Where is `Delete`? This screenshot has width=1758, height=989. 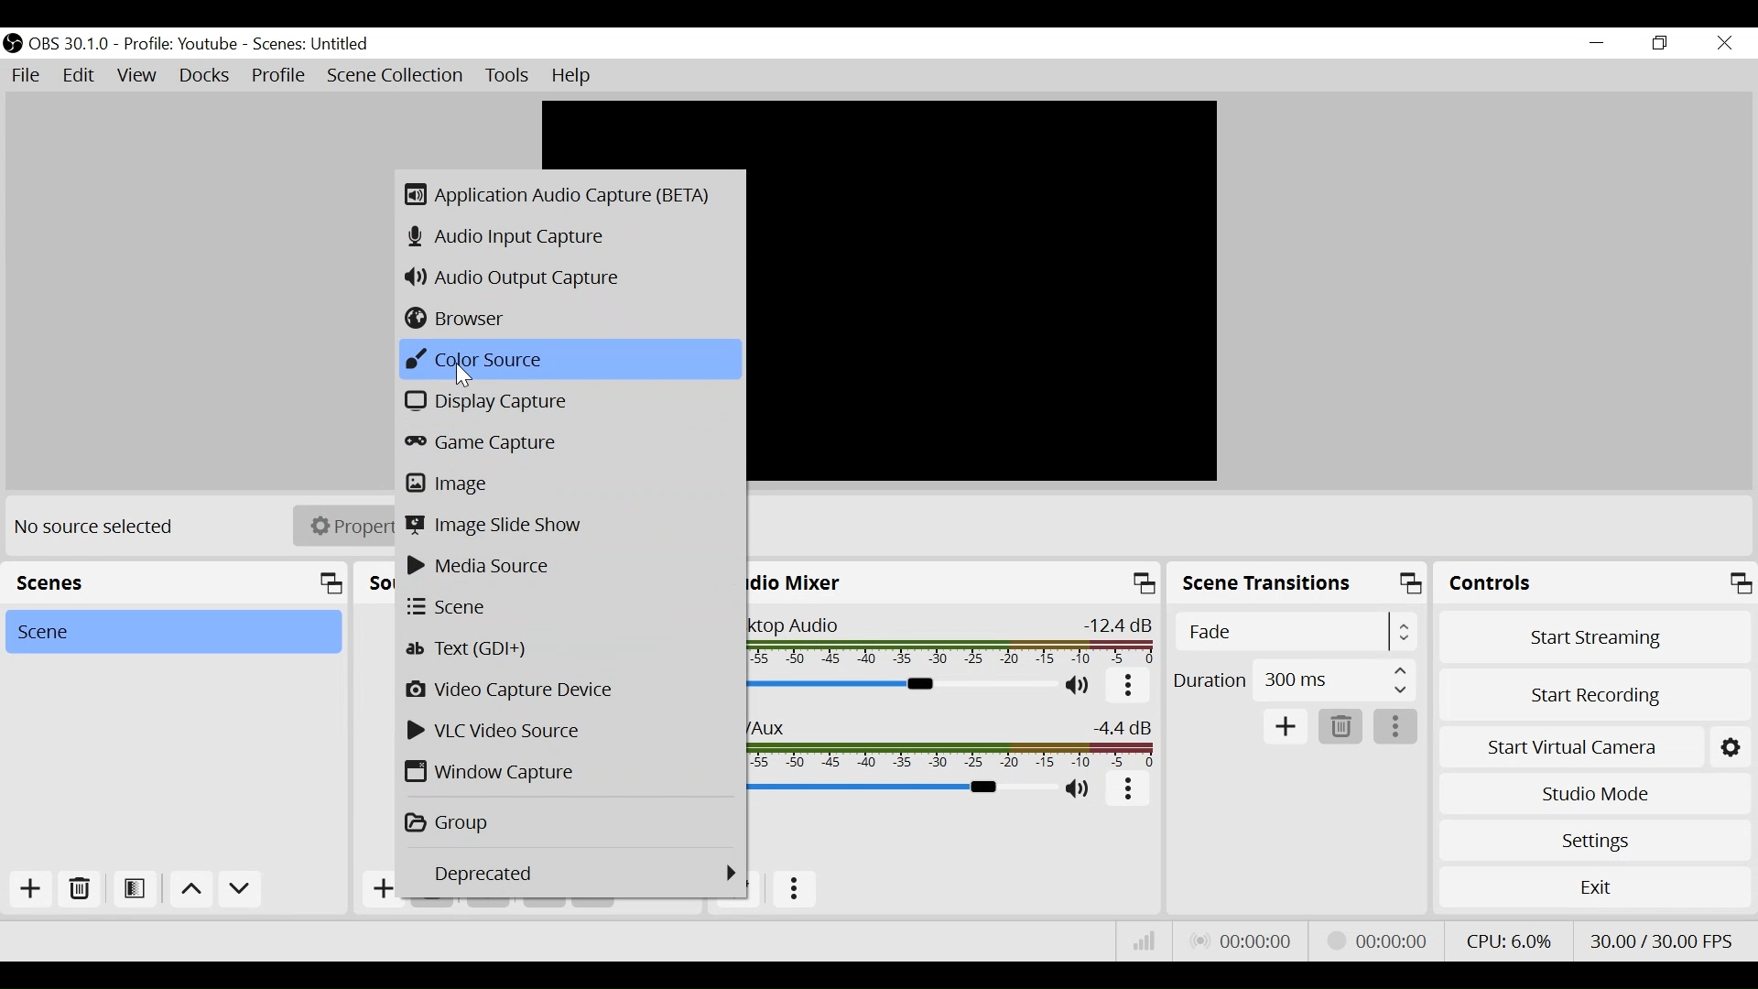 Delete is located at coordinates (1338, 727).